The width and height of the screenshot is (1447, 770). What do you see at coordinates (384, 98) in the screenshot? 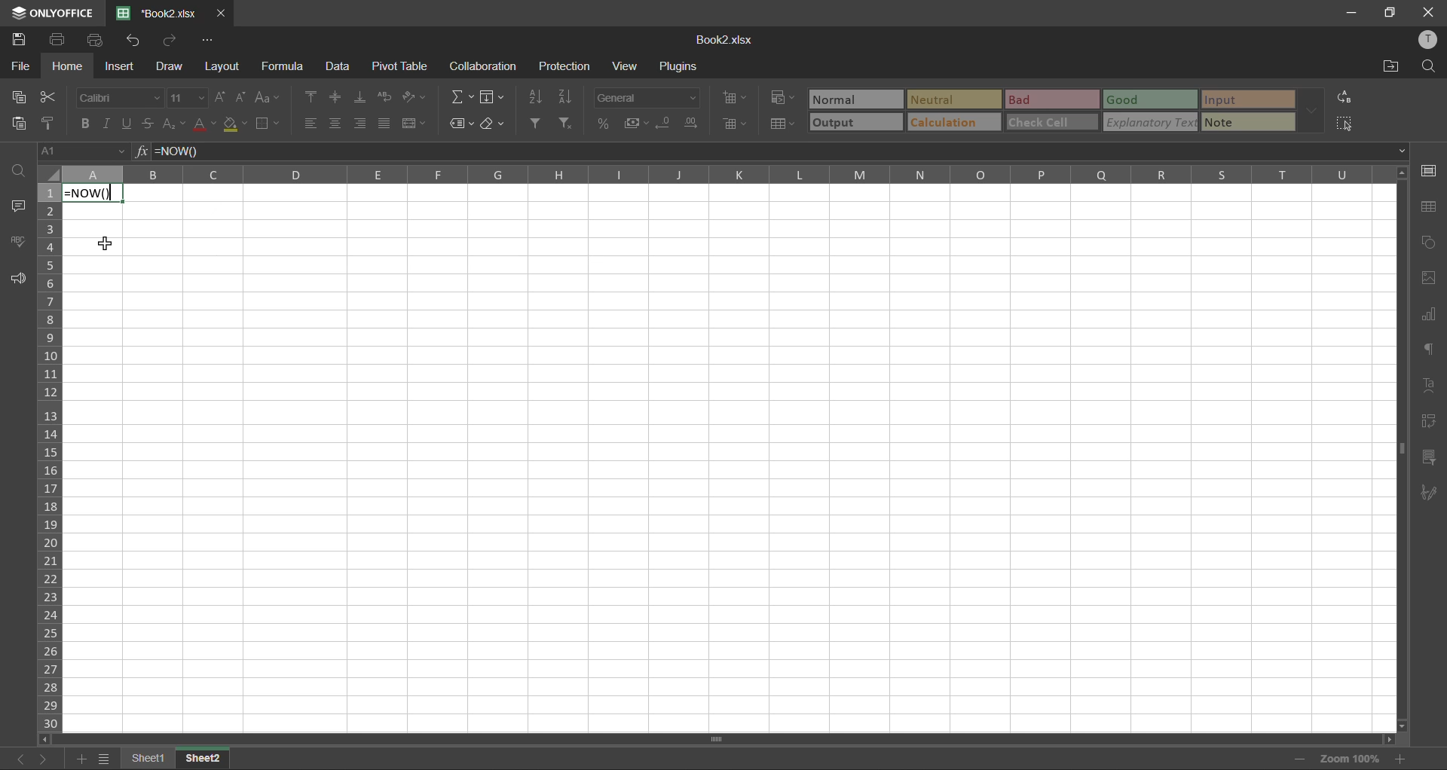
I see `wrap text` at bounding box center [384, 98].